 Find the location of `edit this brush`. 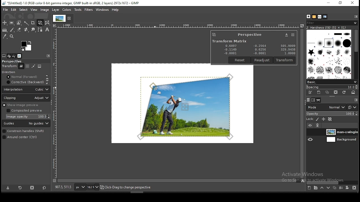

edit this brush is located at coordinates (311, 93).